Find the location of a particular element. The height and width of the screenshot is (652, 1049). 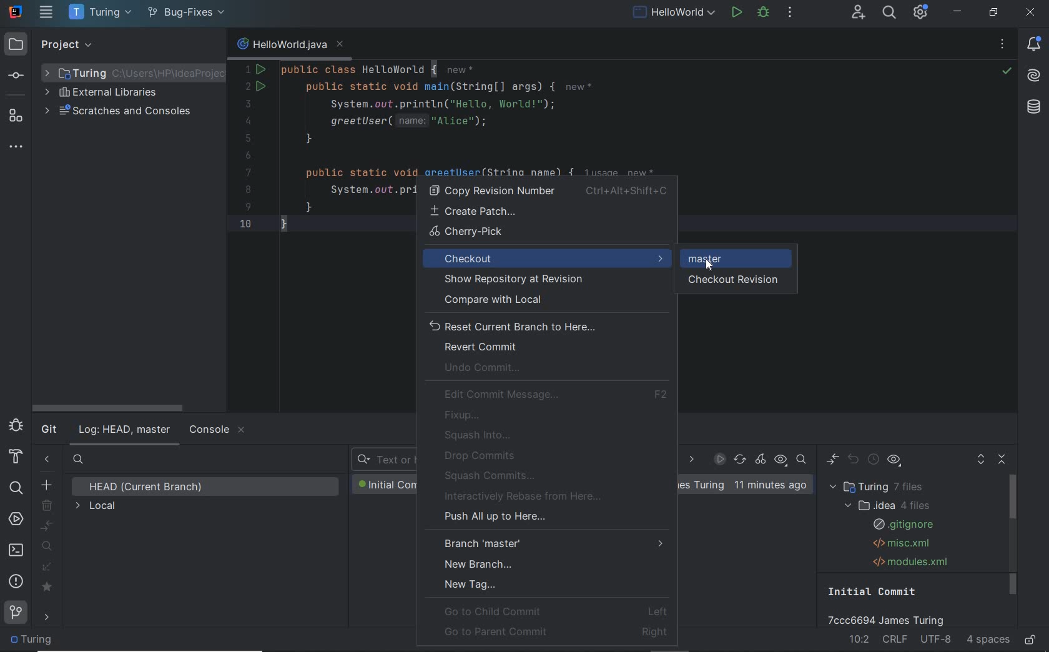

checkout revision is located at coordinates (739, 281).